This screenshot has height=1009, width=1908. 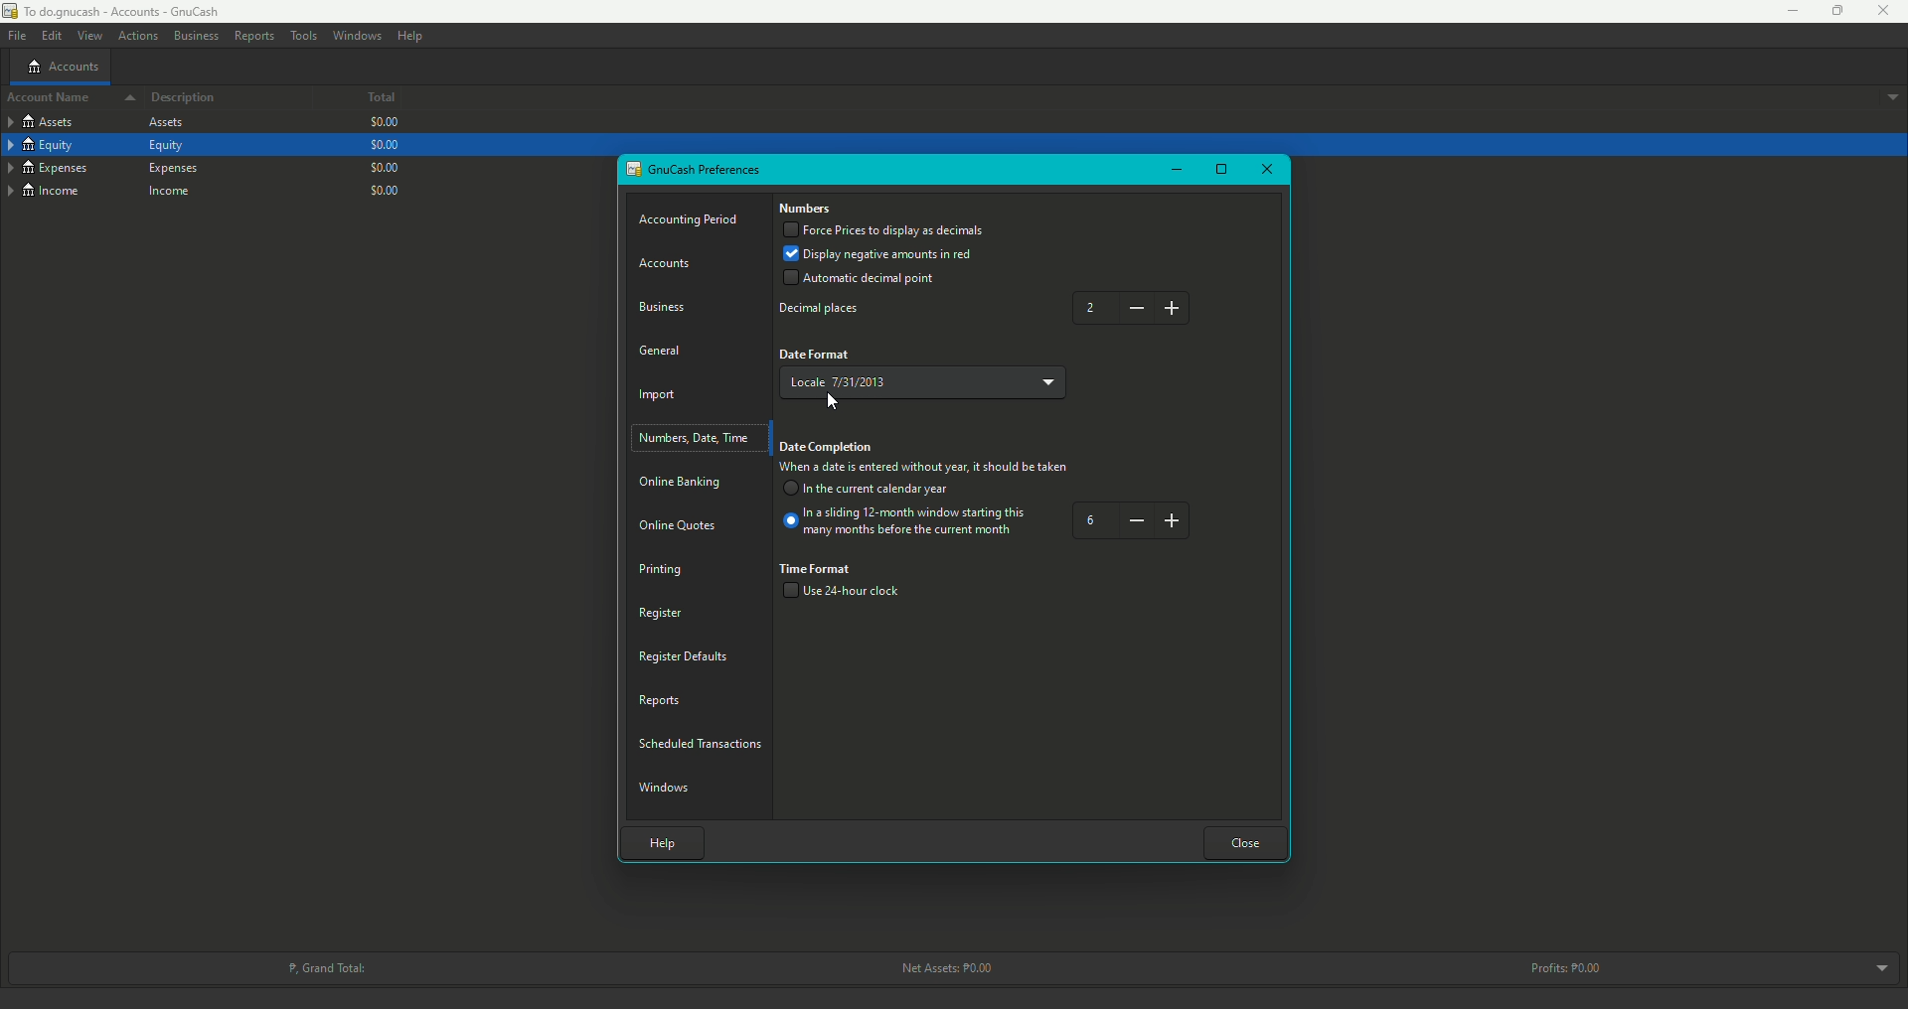 I want to click on When a date is entered without year, so click(x=924, y=470).